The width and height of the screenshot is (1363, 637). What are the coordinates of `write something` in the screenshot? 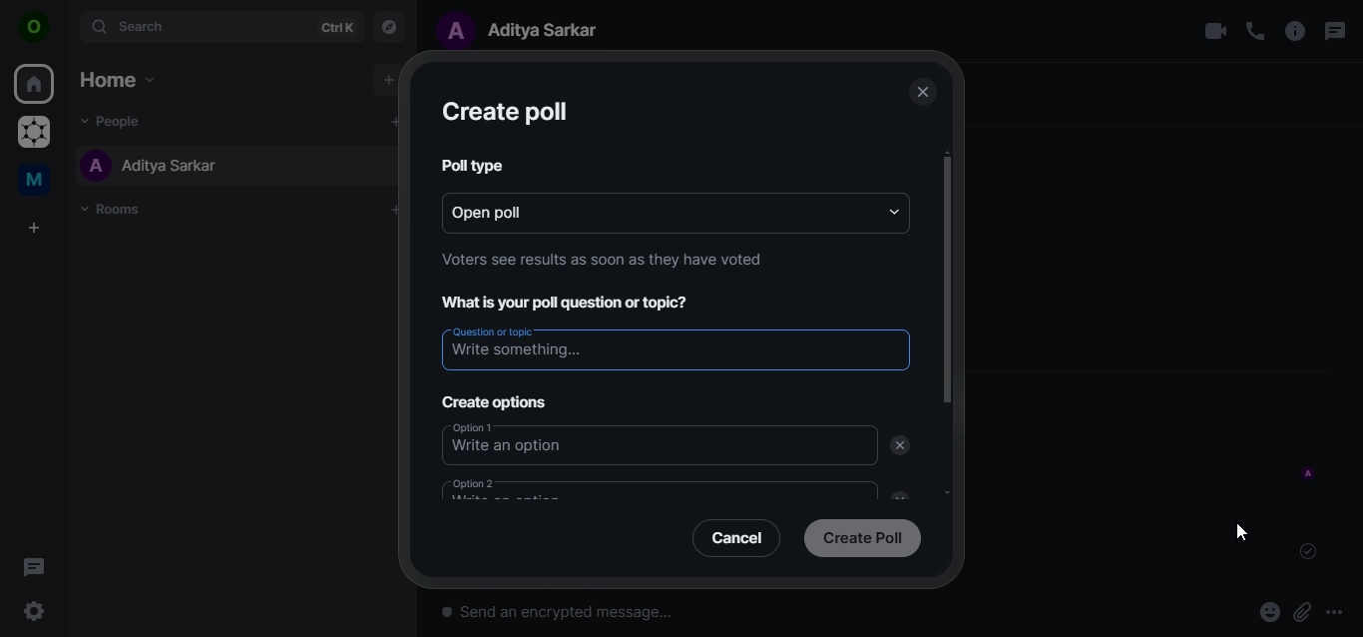 It's located at (575, 346).